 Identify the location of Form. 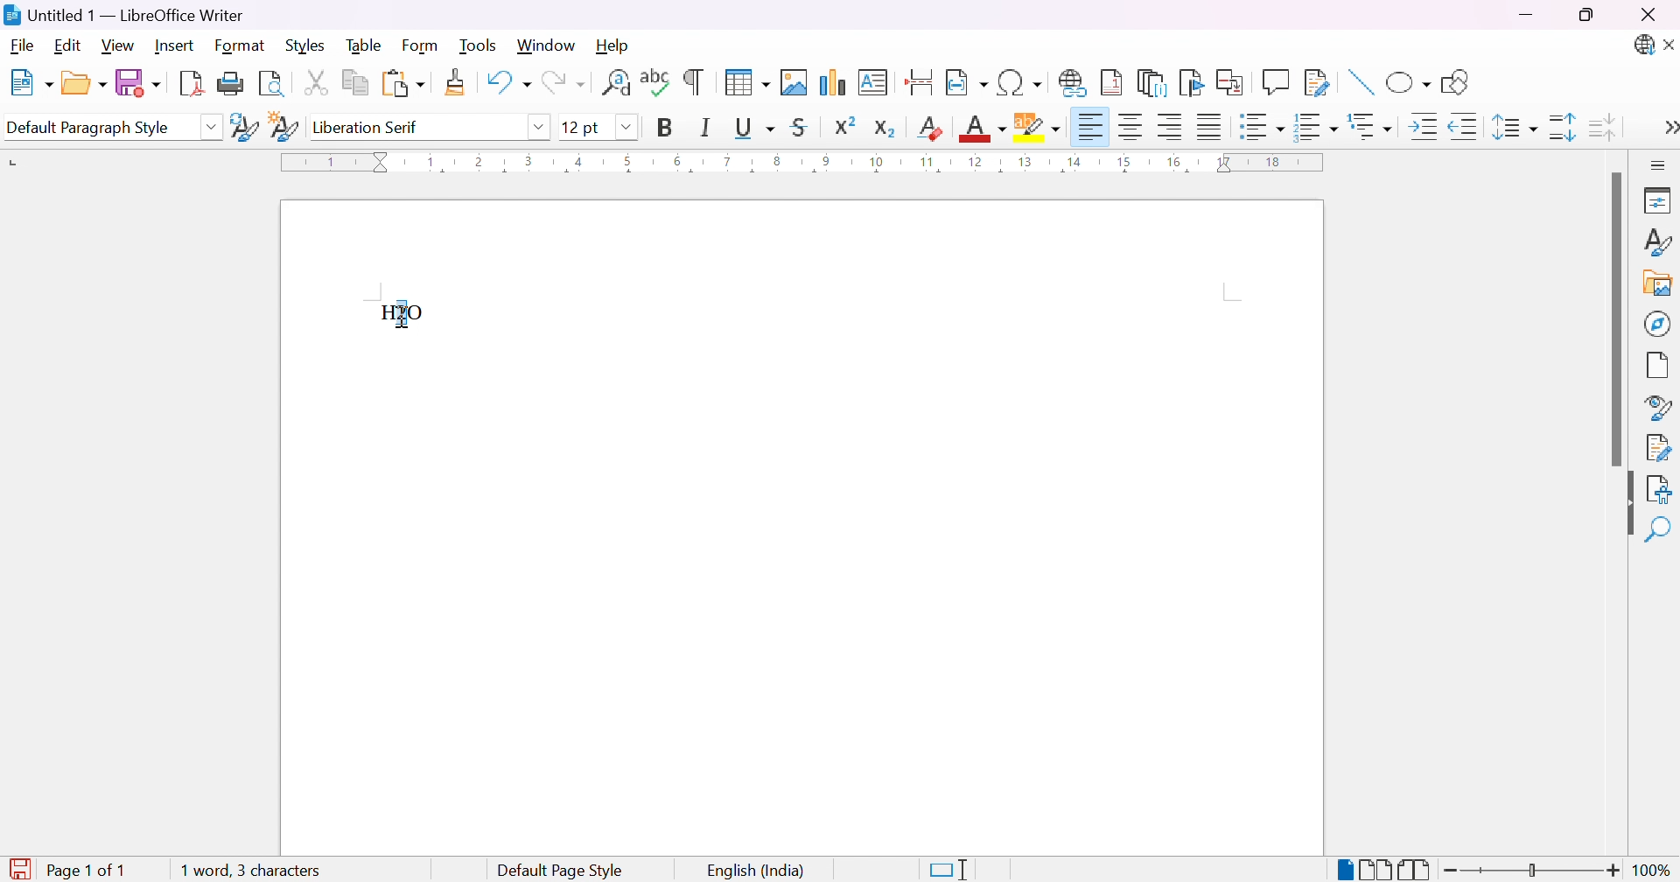
(424, 46).